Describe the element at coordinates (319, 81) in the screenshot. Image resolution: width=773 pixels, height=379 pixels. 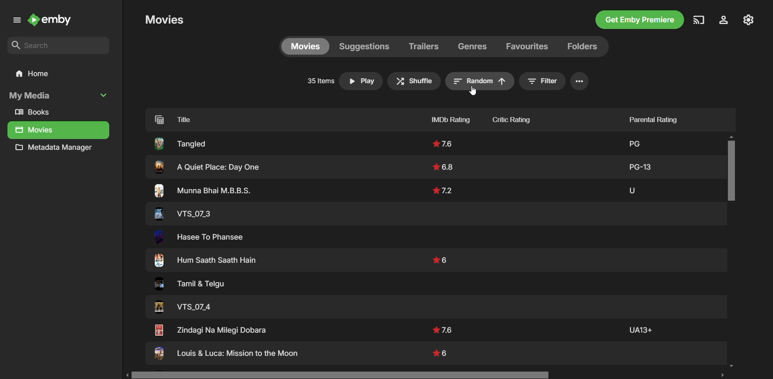
I see `Number of items` at that location.